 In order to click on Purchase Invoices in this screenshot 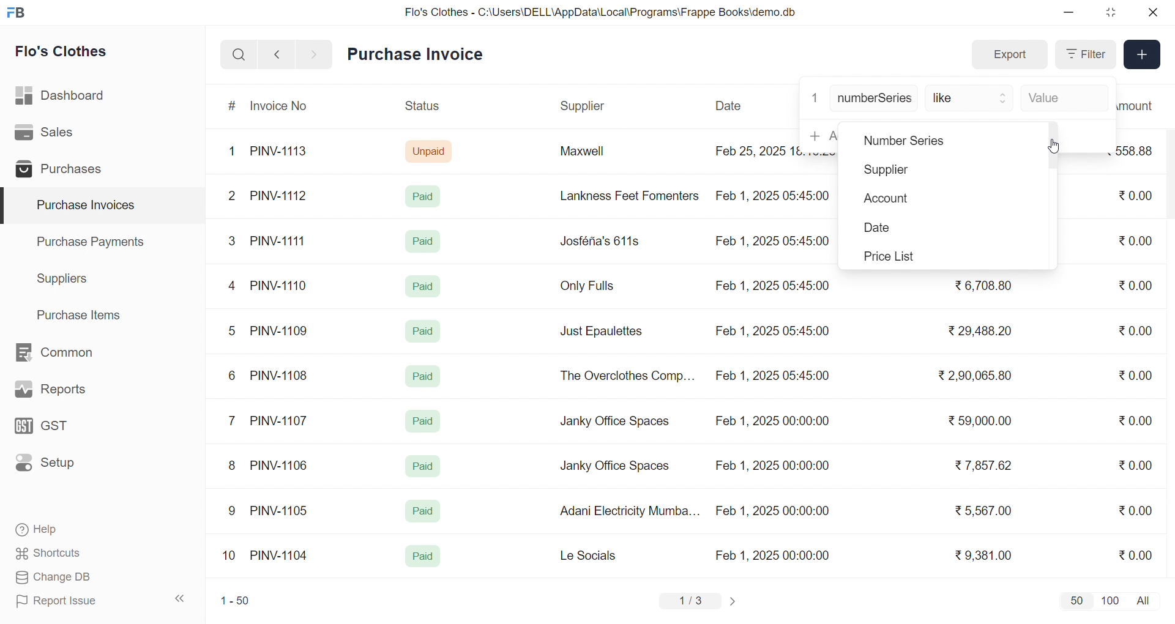, I will do `click(84, 206)`.